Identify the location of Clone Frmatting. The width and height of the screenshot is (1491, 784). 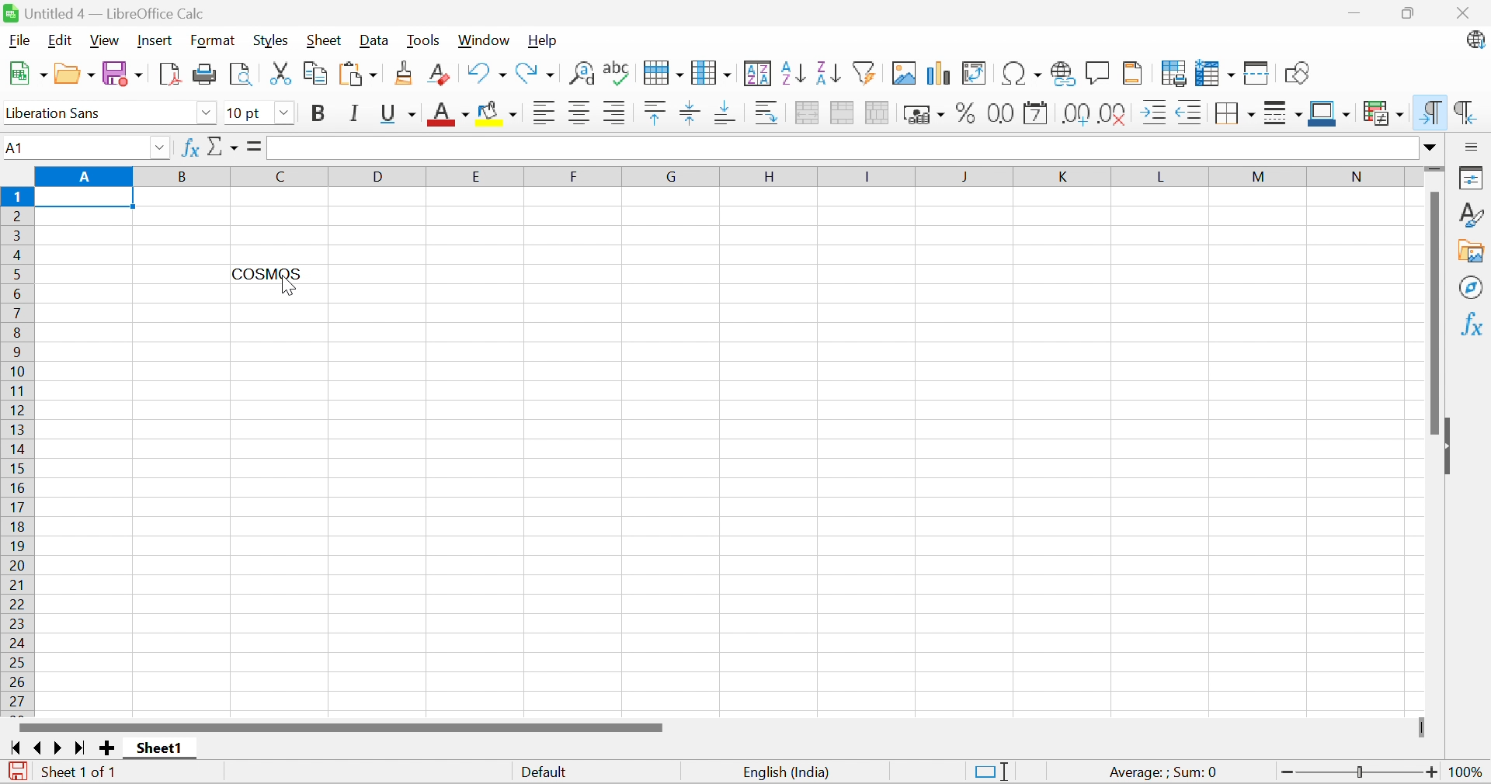
(406, 72).